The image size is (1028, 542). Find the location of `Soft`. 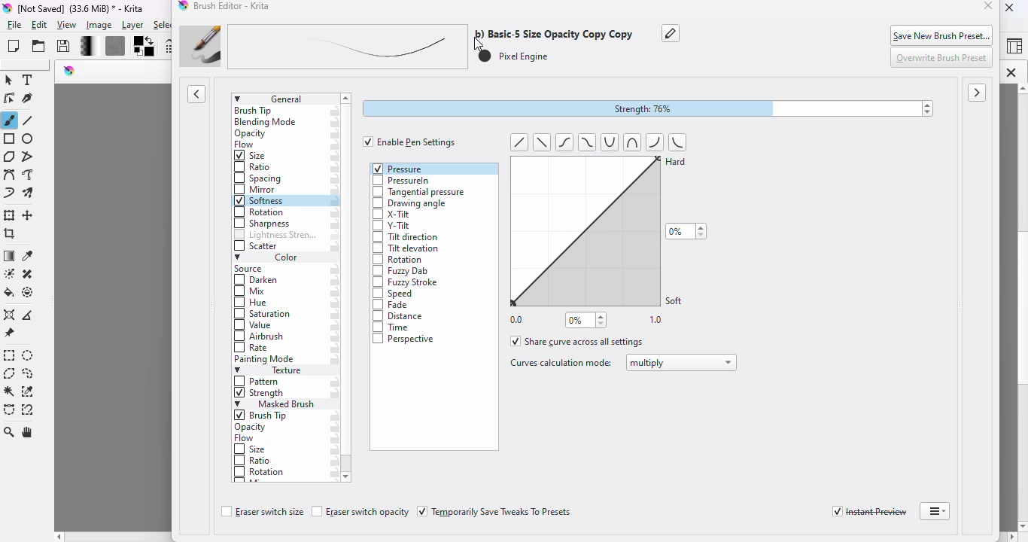

Soft is located at coordinates (676, 300).